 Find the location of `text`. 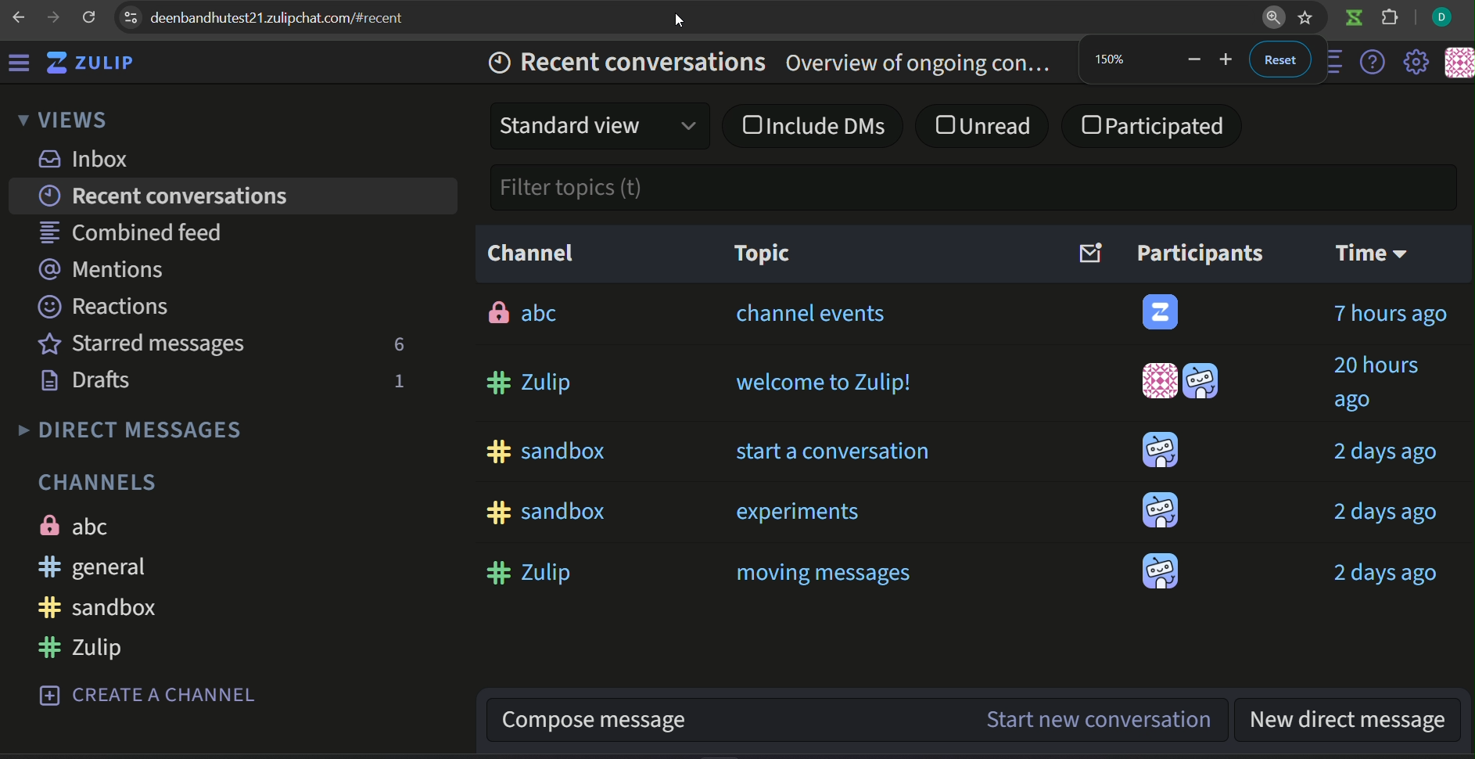

text is located at coordinates (1200, 253).